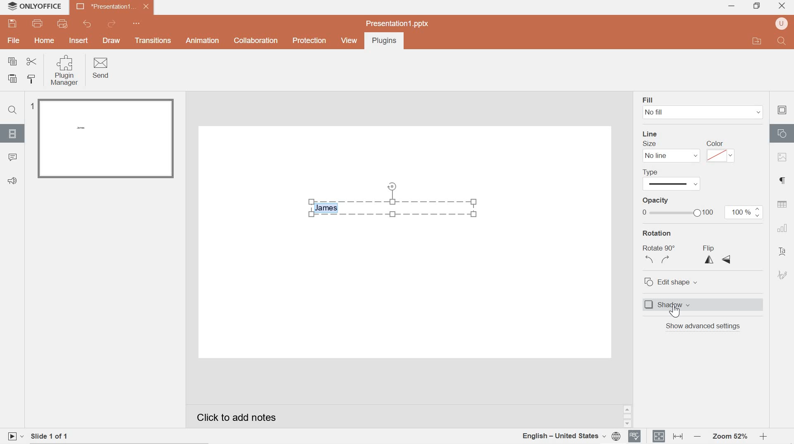 This screenshot has width=794, height=444. Describe the element at coordinates (702, 112) in the screenshot. I see `No fill` at that location.